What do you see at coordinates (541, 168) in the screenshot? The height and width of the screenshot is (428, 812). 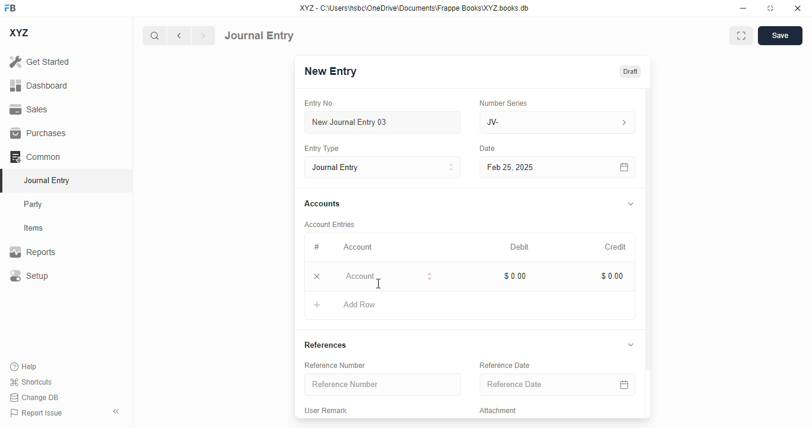 I see `feb 25, 2025` at bounding box center [541, 168].